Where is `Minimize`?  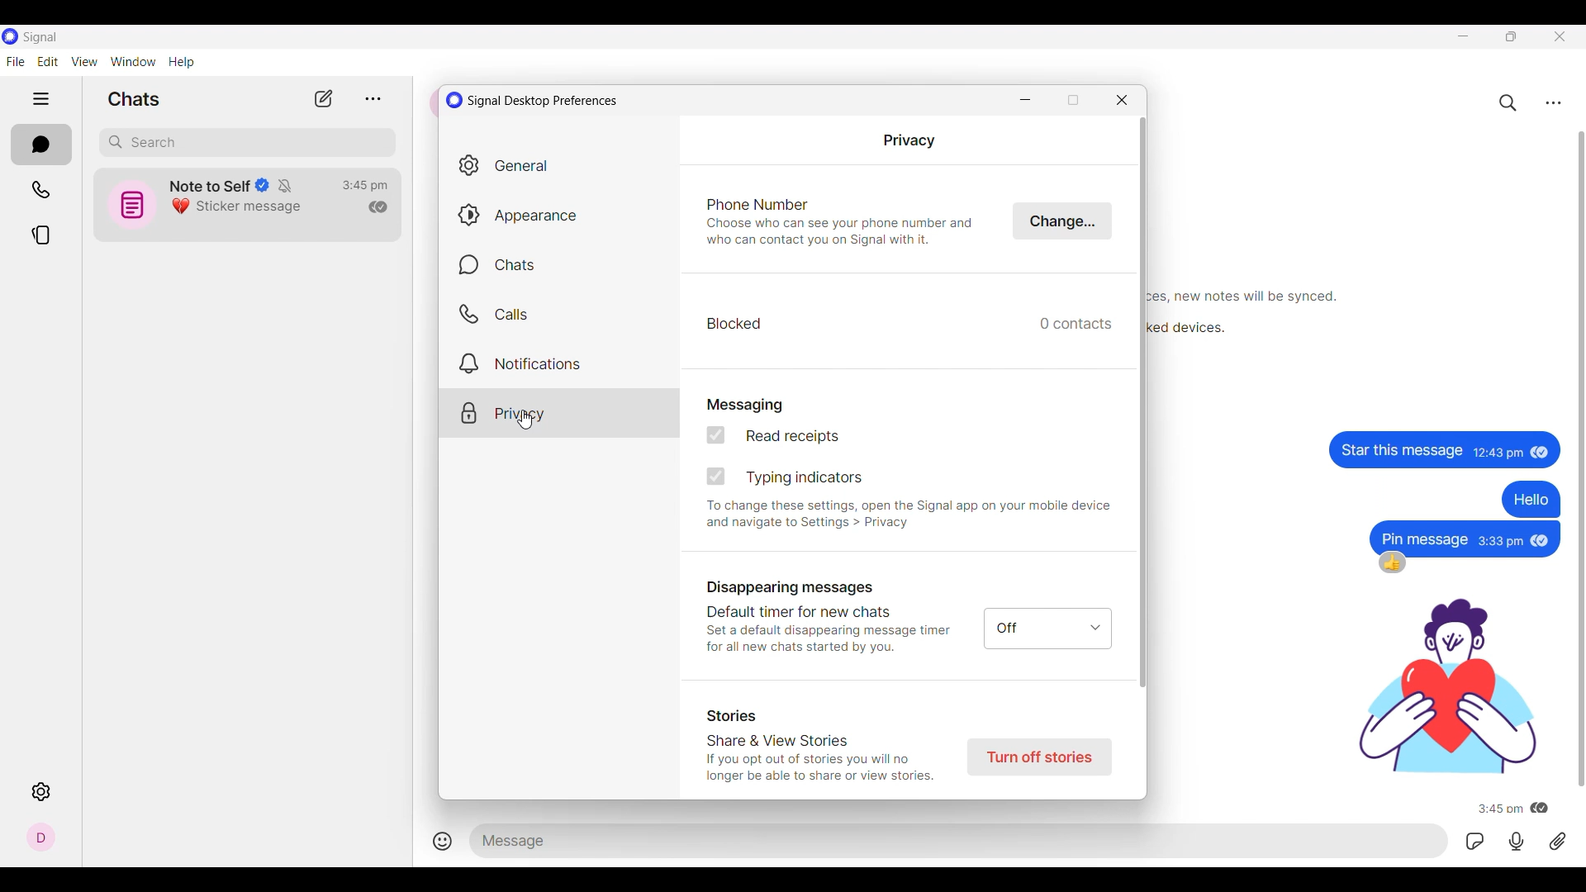
Minimize is located at coordinates (1463, 36).